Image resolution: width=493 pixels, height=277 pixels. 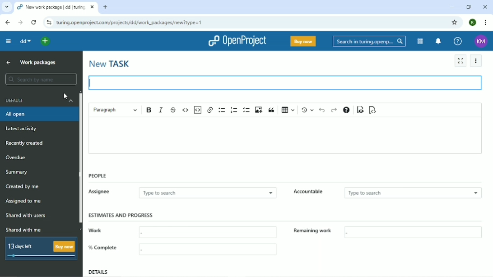 What do you see at coordinates (259, 110) in the screenshot?
I see `Upload image from computer` at bounding box center [259, 110].